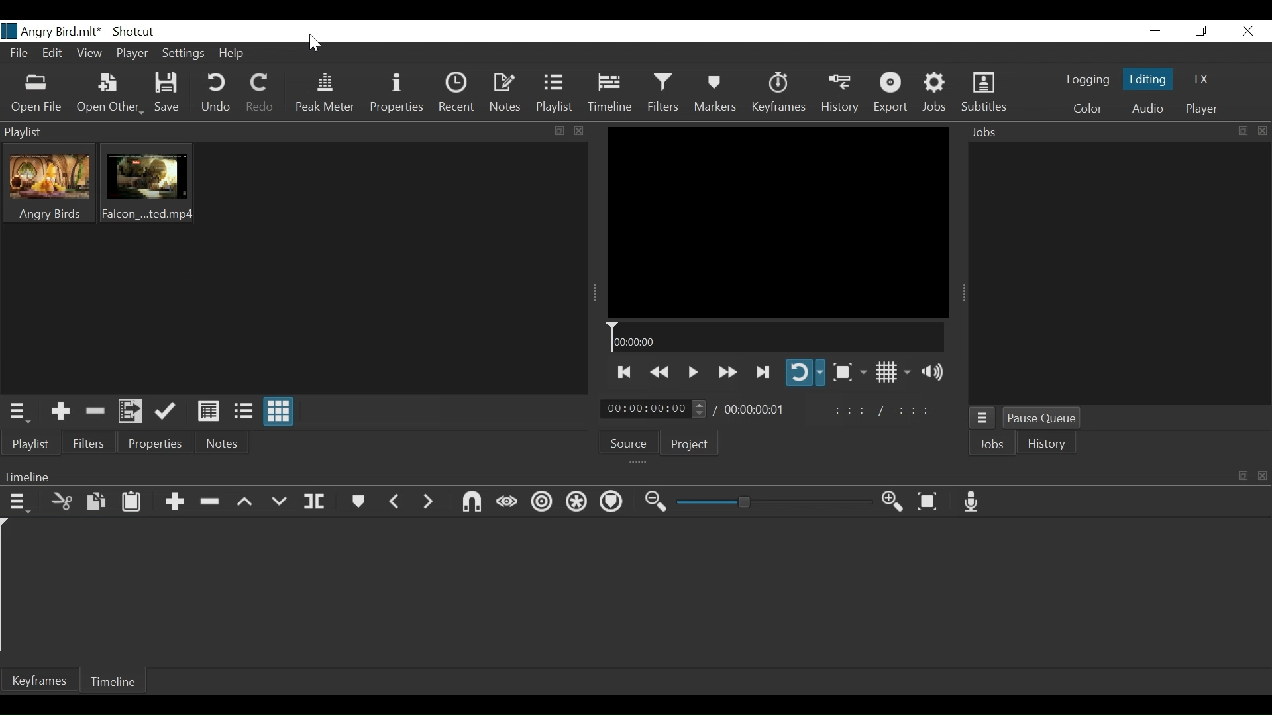 The height and width of the screenshot is (715, 1272). I want to click on Save, so click(168, 95).